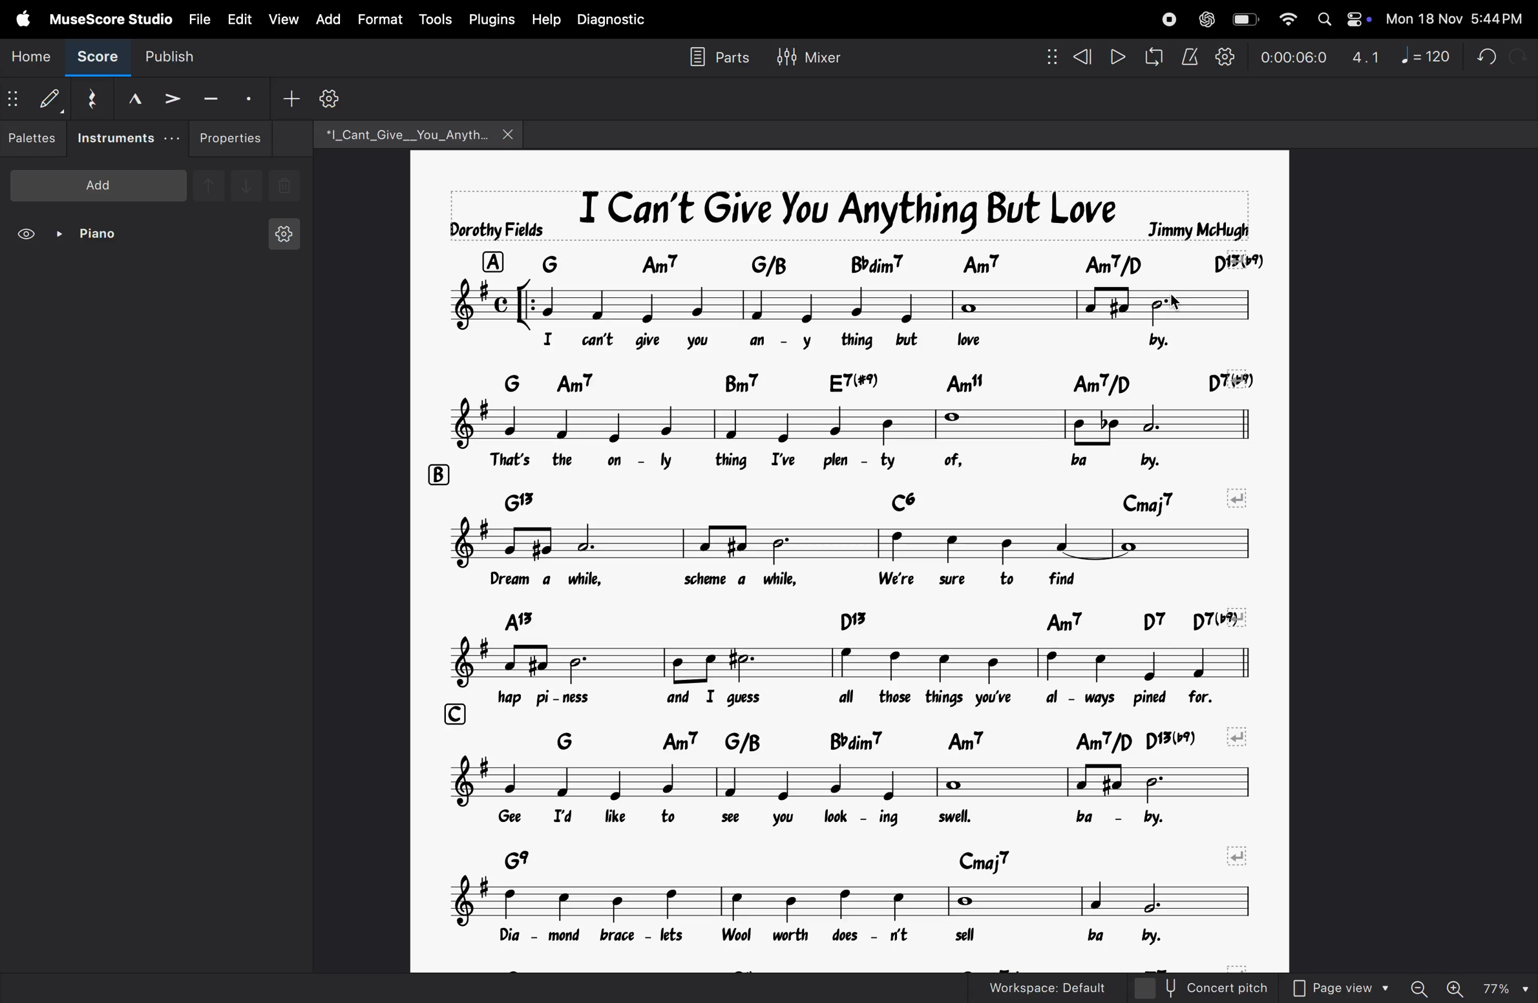 This screenshot has width=1538, height=1003. What do you see at coordinates (1418, 988) in the screenshot?
I see `zoom out` at bounding box center [1418, 988].